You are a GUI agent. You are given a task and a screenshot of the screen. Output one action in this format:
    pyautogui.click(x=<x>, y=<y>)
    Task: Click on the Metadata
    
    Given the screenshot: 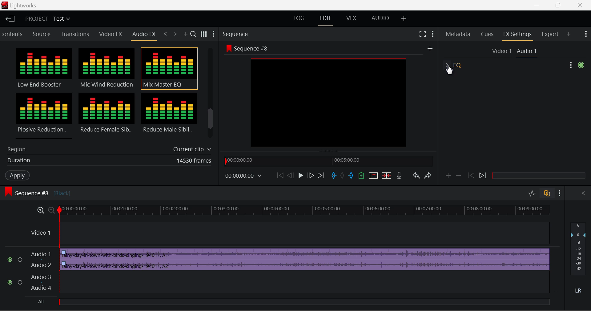 What is the action you would take?
    pyautogui.click(x=458, y=35)
    